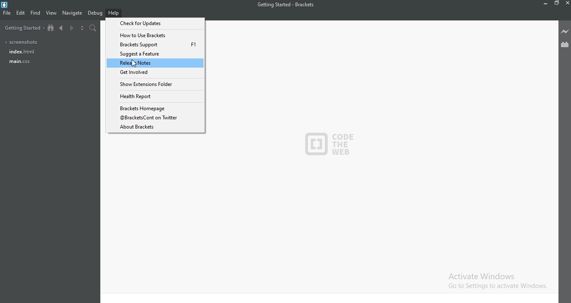 The width and height of the screenshot is (571, 303). Describe the element at coordinates (558, 4) in the screenshot. I see `Restore` at that location.